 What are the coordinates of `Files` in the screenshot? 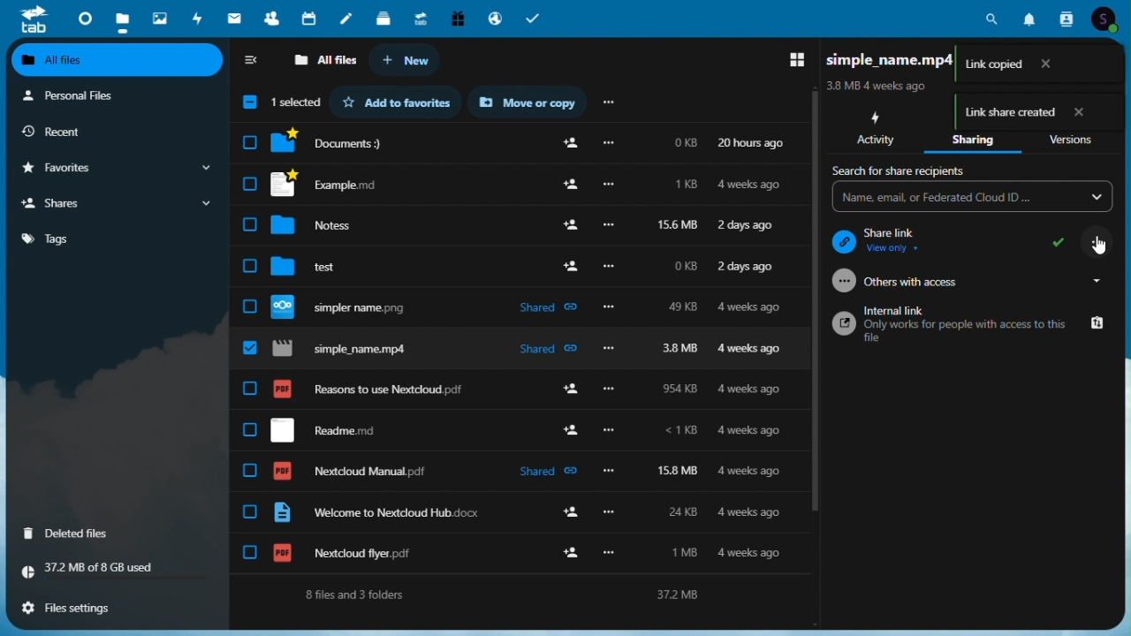 It's located at (519, 223).